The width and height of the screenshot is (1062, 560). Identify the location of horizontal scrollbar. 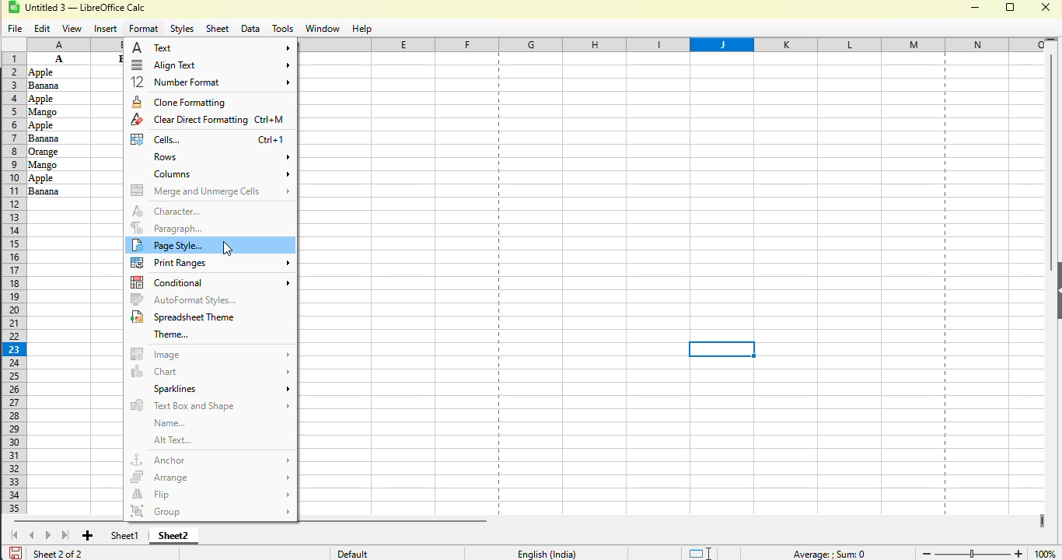
(250, 521).